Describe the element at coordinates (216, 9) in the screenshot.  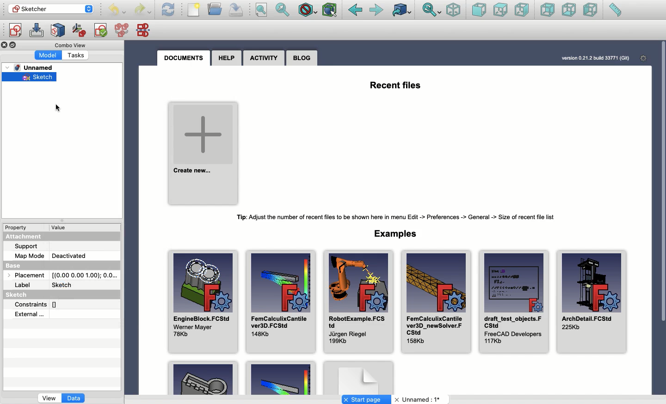
I see `Open` at that location.